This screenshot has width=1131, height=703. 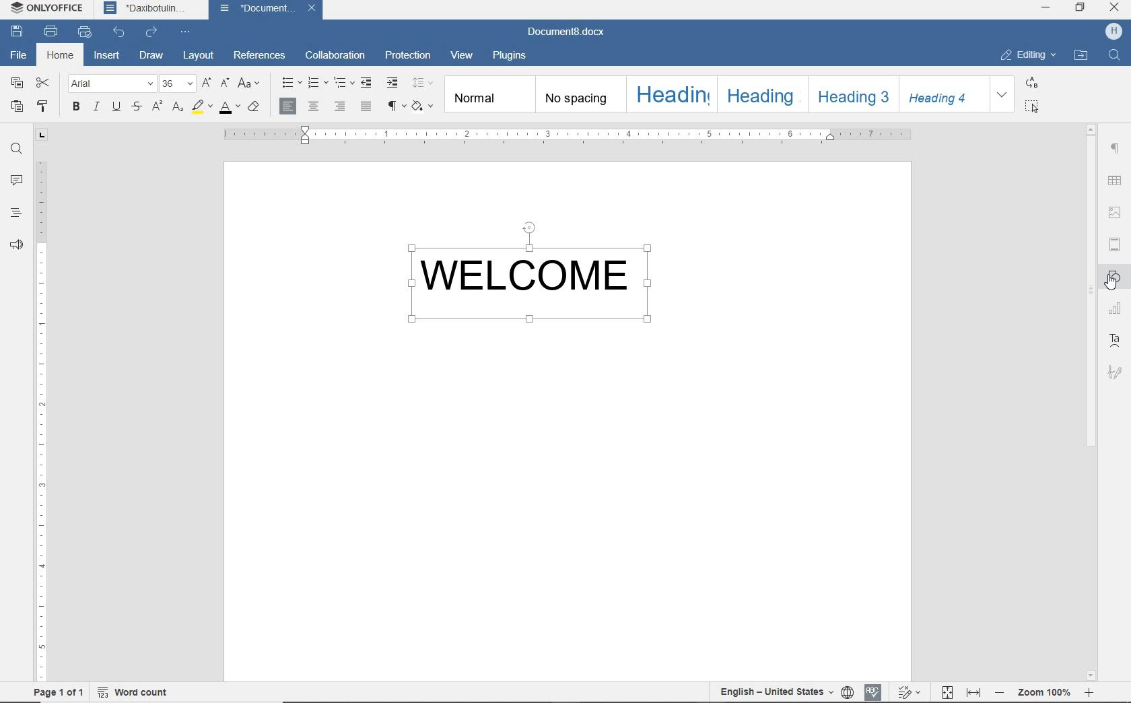 I want to click on INCREASE INDENT, so click(x=393, y=83).